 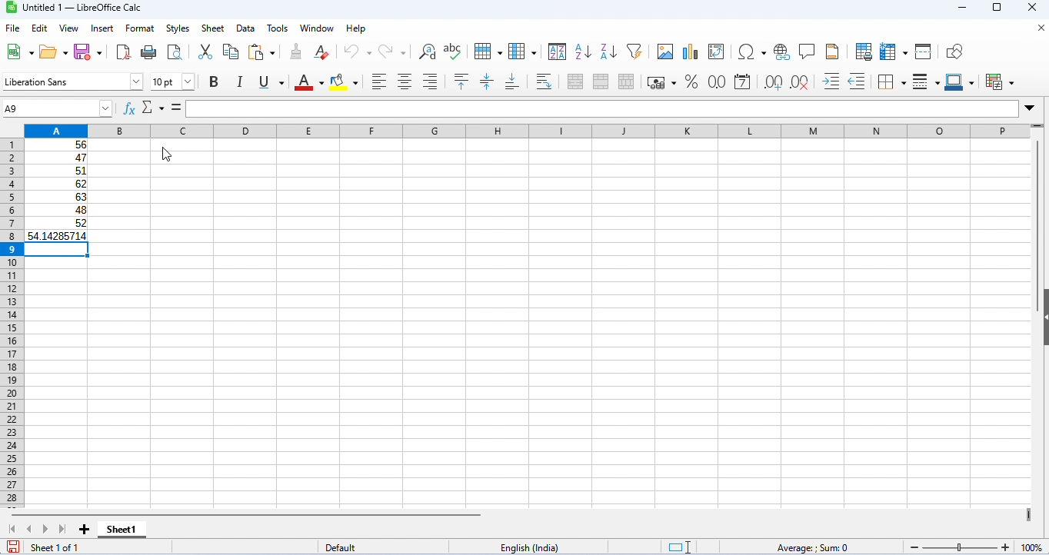 I want to click on add decimal place, so click(x=772, y=82).